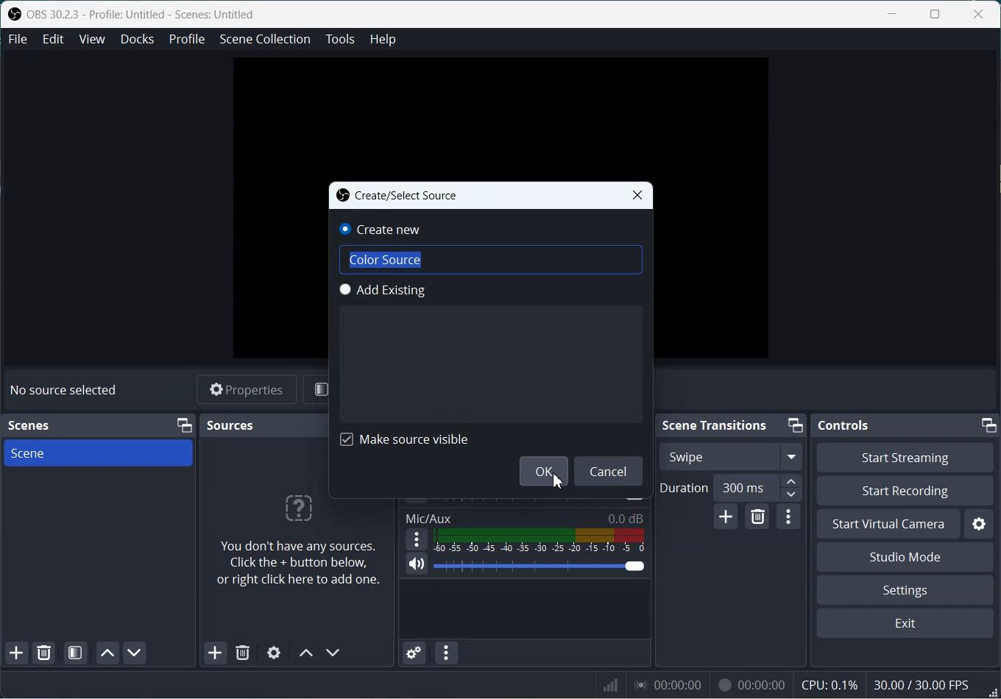  What do you see at coordinates (97, 455) in the screenshot?
I see `Scene` at bounding box center [97, 455].